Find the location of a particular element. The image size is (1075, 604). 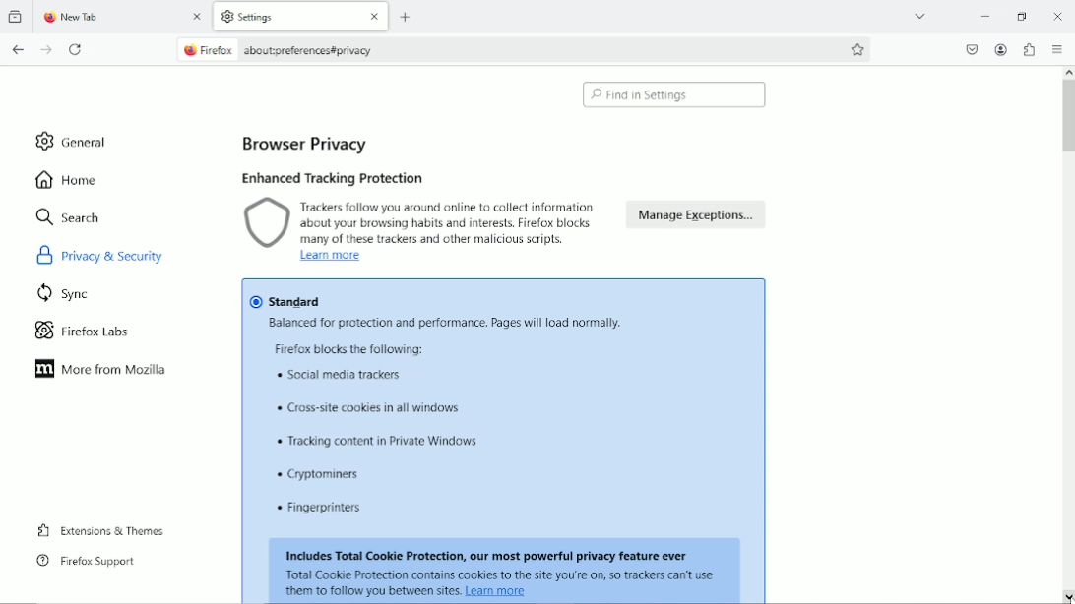

firefox is located at coordinates (221, 51).